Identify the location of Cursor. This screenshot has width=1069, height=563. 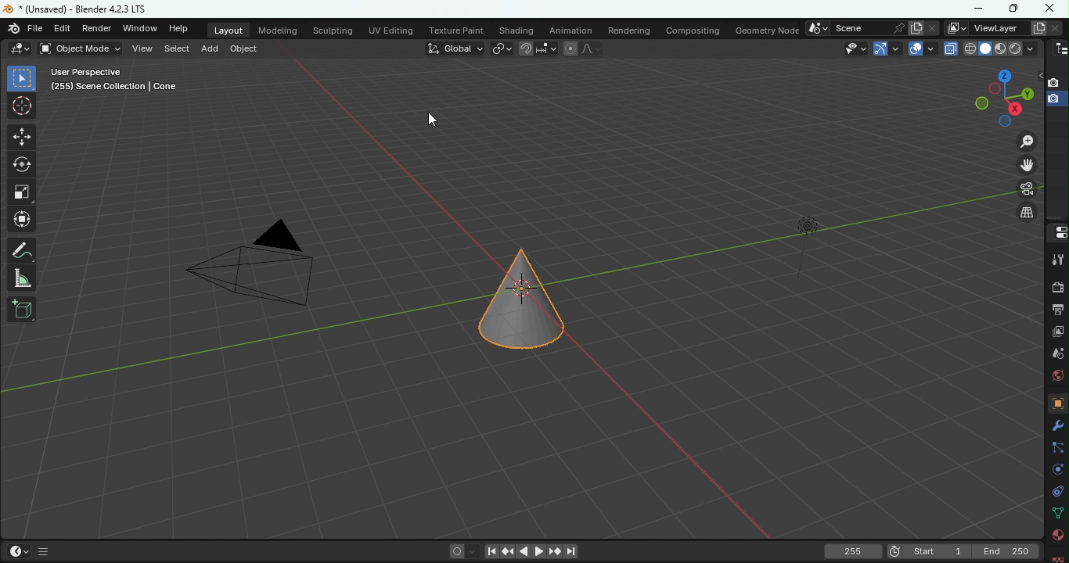
(430, 119).